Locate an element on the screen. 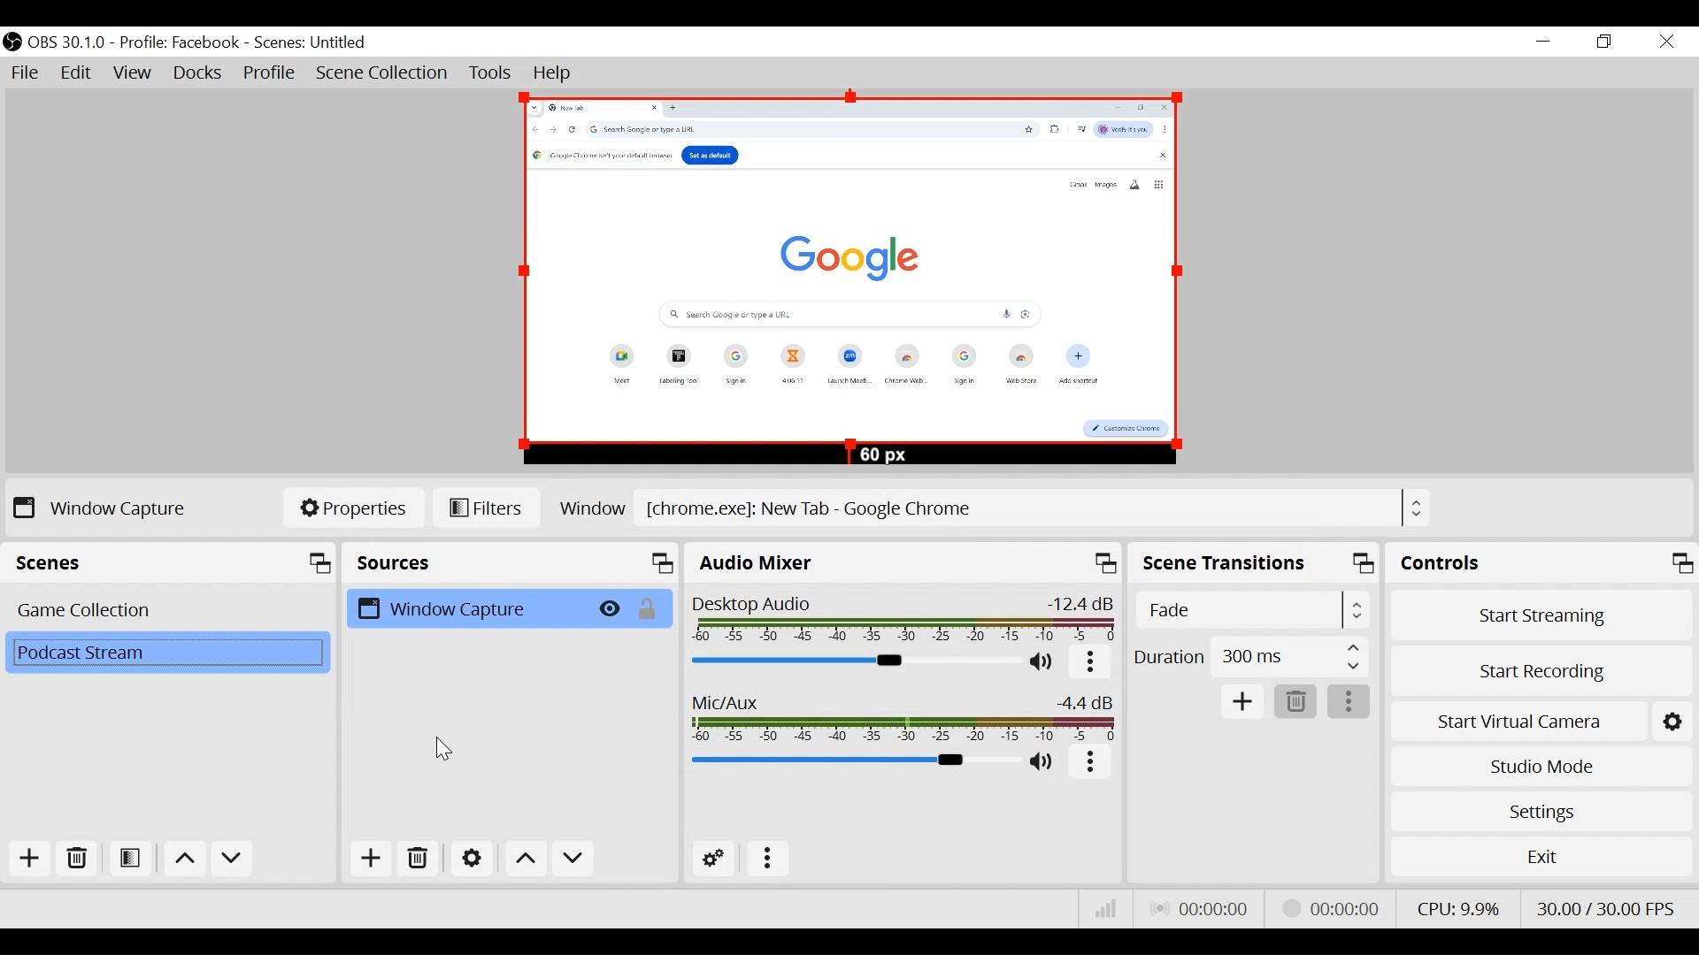 This screenshot has height=955, width=1699. Mic/Aux is located at coordinates (853, 760).